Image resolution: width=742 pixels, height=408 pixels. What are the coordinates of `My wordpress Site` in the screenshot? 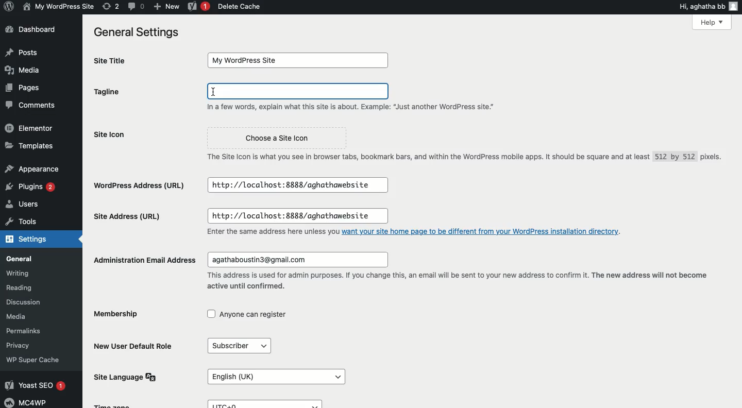 It's located at (57, 6).